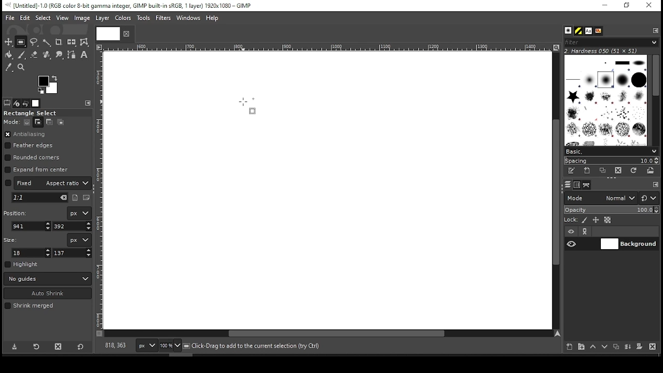 Image resolution: width=663 pixels, height=373 pixels. I want to click on x, so click(32, 226).